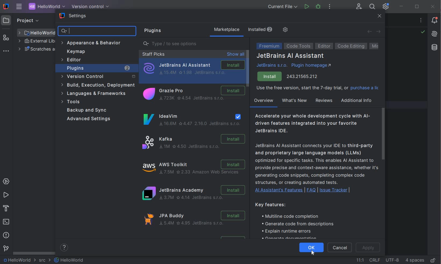 The height and width of the screenshot is (264, 441). Describe the element at coordinates (369, 31) in the screenshot. I see `BACK` at that location.